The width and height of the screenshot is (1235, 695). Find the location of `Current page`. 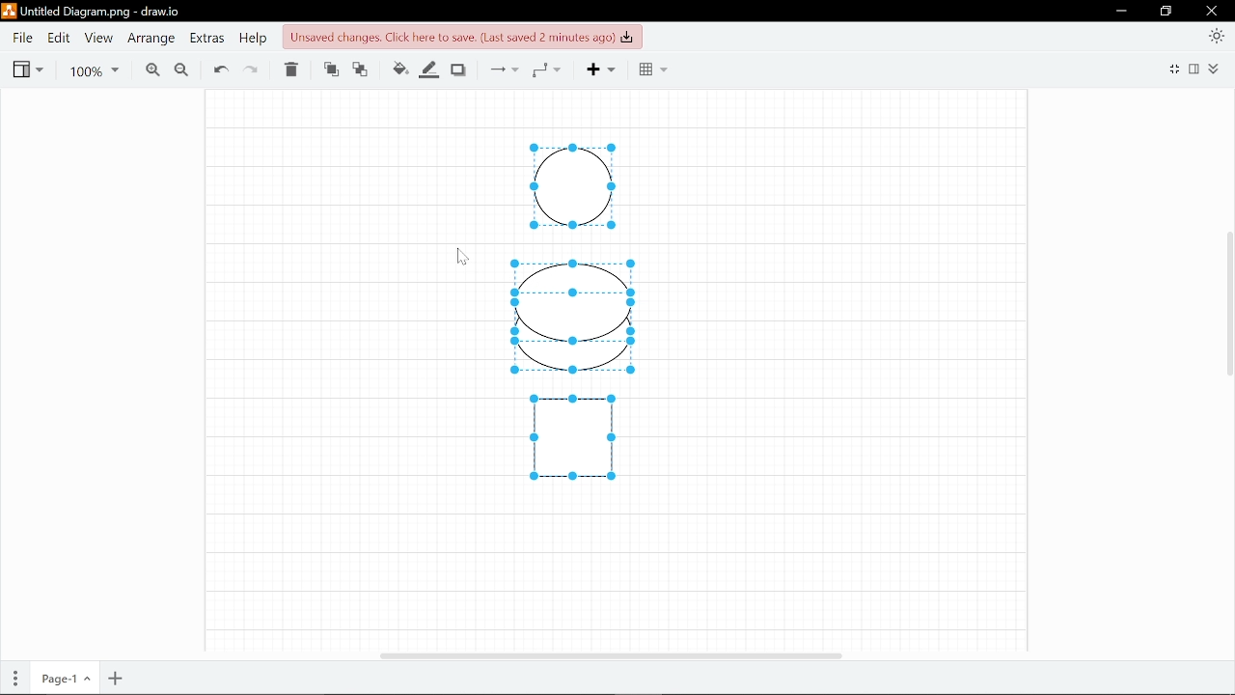

Current page is located at coordinates (63, 680).